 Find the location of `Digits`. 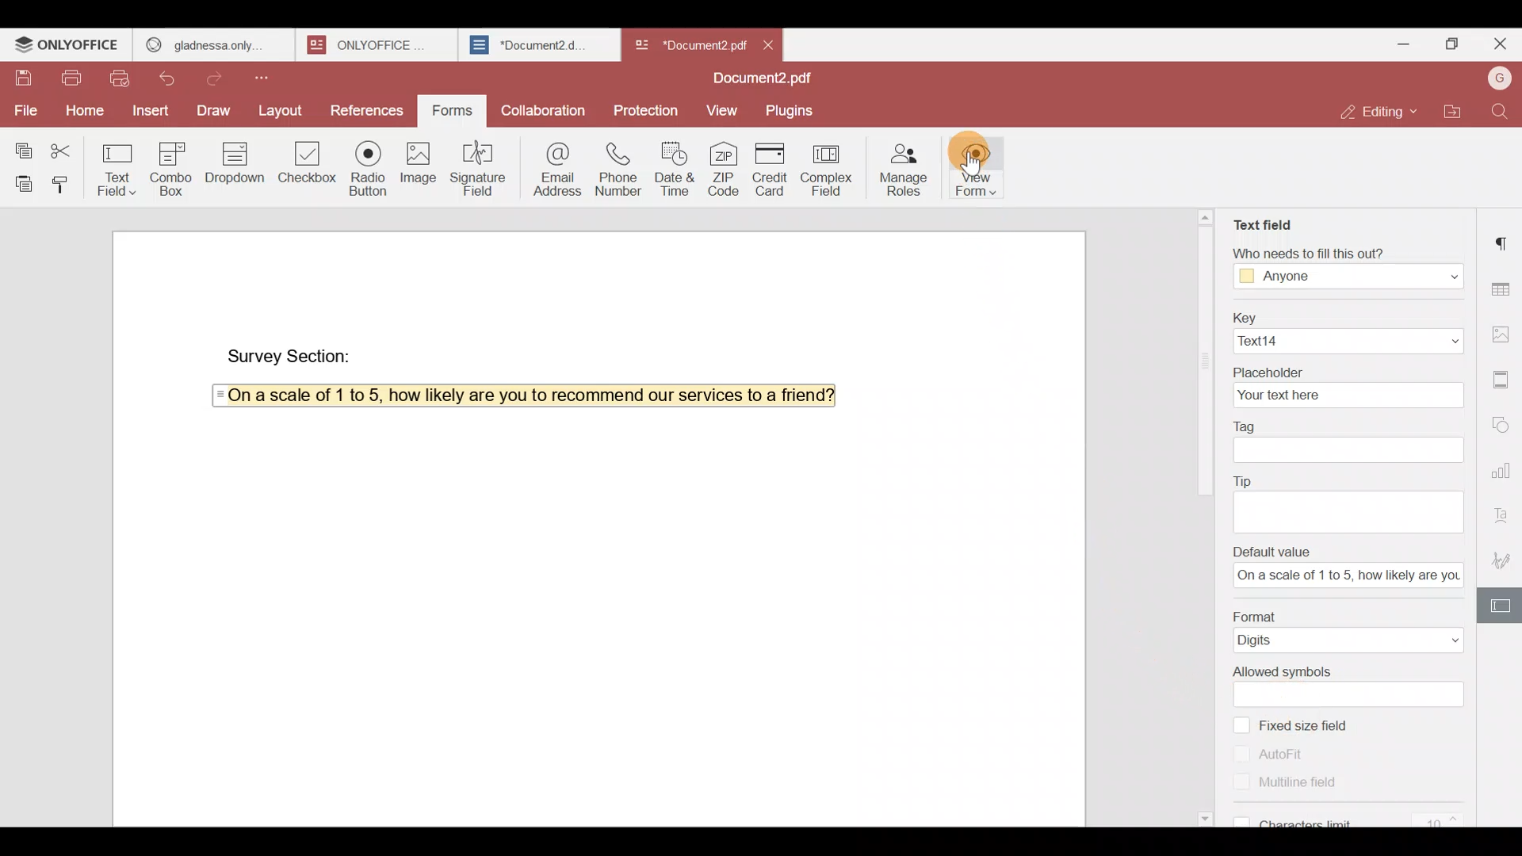

Digits is located at coordinates (1351, 641).